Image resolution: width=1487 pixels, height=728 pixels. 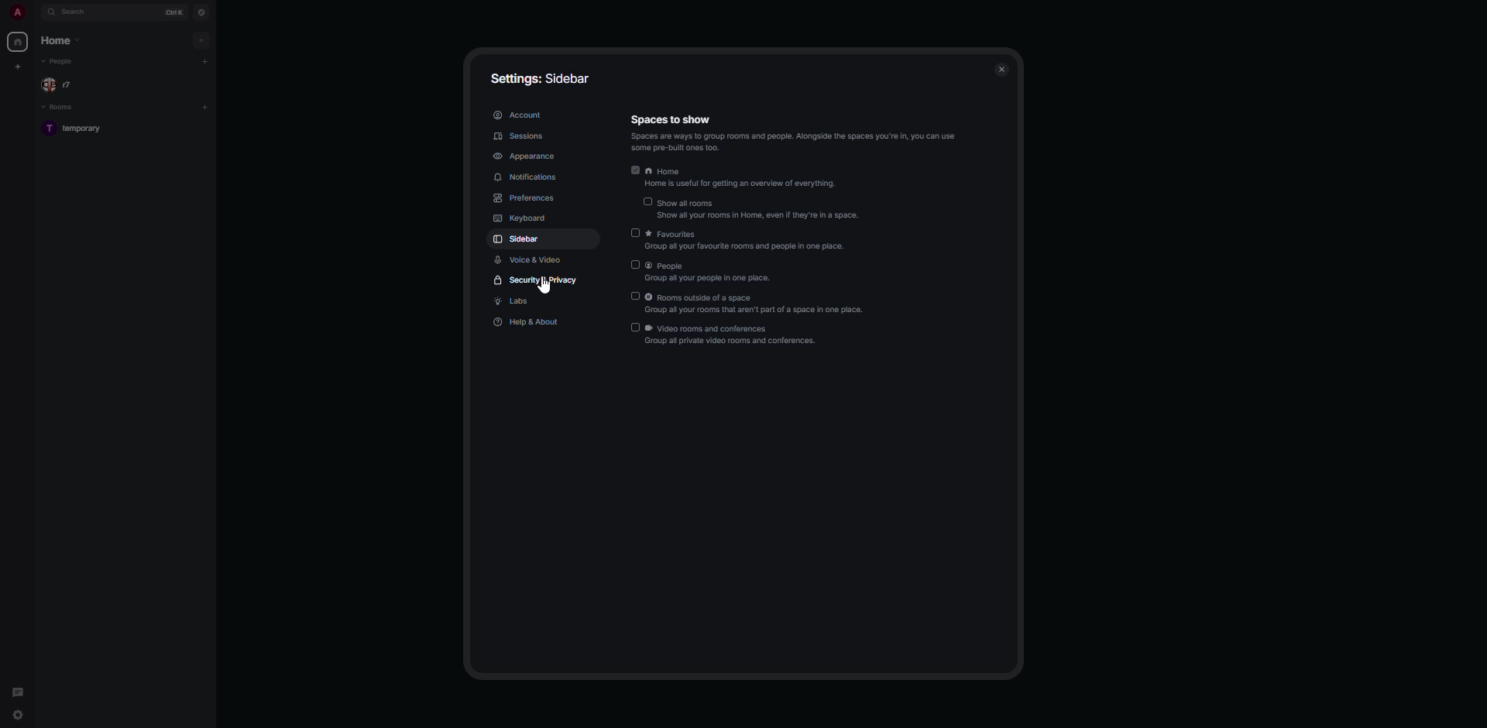 What do you see at coordinates (544, 291) in the screenshot?
I see `cursor` at bounding box center [544, 291].